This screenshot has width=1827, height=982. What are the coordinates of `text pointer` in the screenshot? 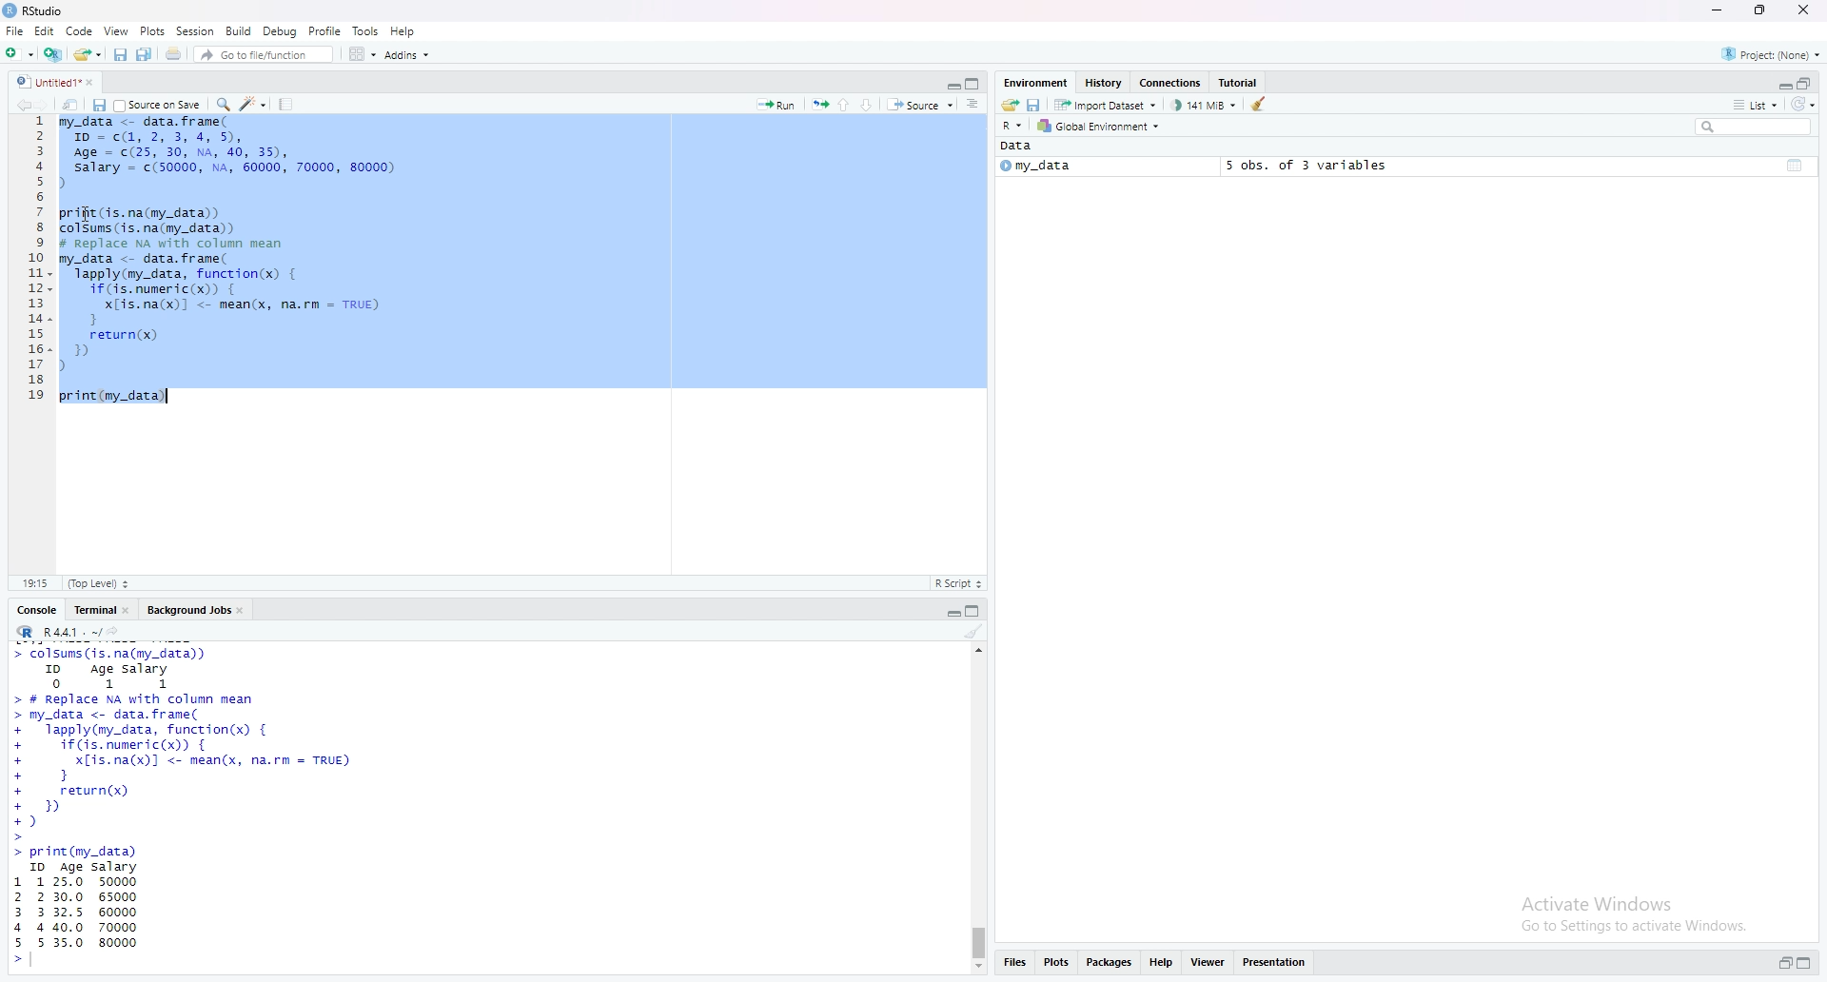 It's located at (172, 396).